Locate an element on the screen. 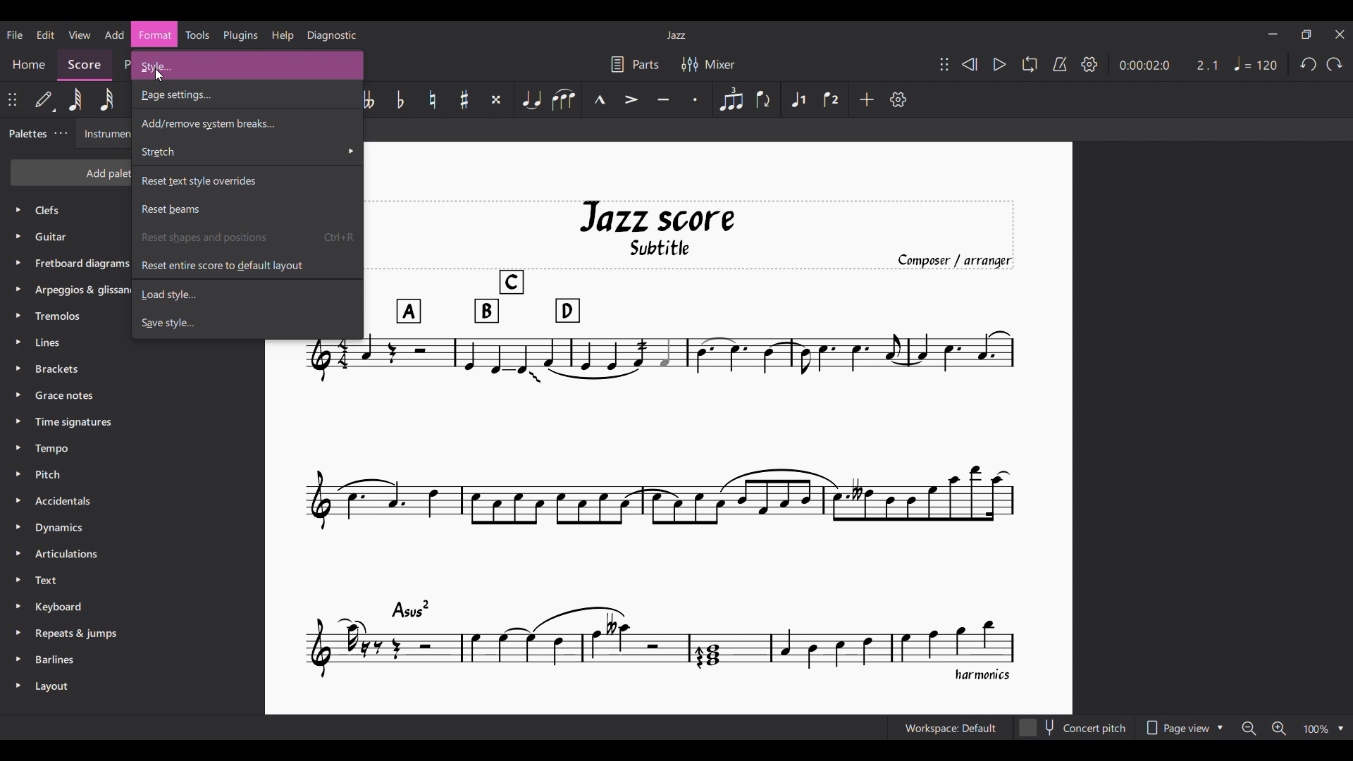  Barlines is located at coordinates (59, 660).